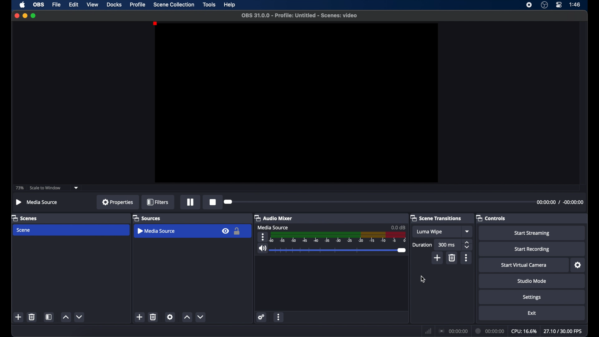 The height and width of the screenshot is (337, 599). Describe the element at coordinates (201, 317) in the screenshot. I see `decrement` at that location.